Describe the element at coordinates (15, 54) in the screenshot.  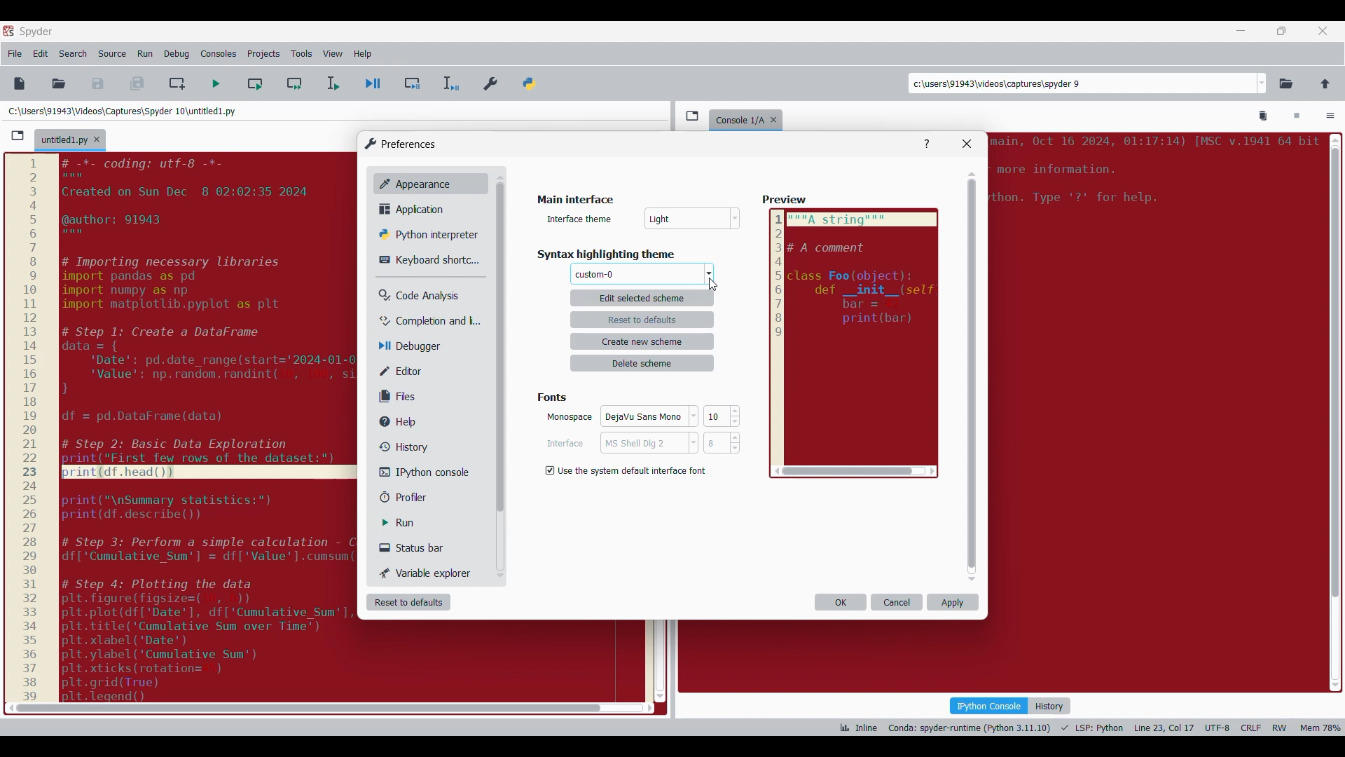
I see `File menu ` at that location.